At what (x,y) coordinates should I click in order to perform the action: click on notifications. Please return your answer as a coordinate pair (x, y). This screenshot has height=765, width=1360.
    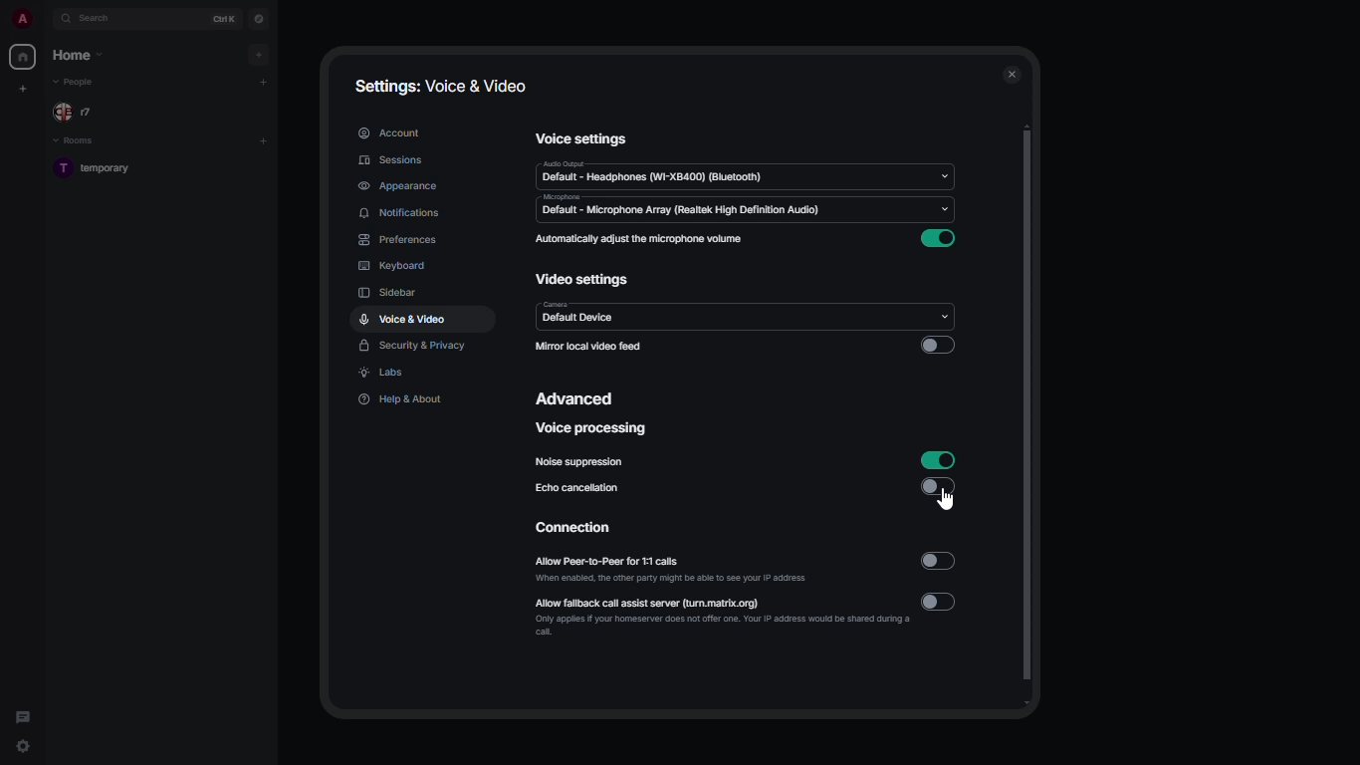
    Looking at the image, I should click on (403, 212).